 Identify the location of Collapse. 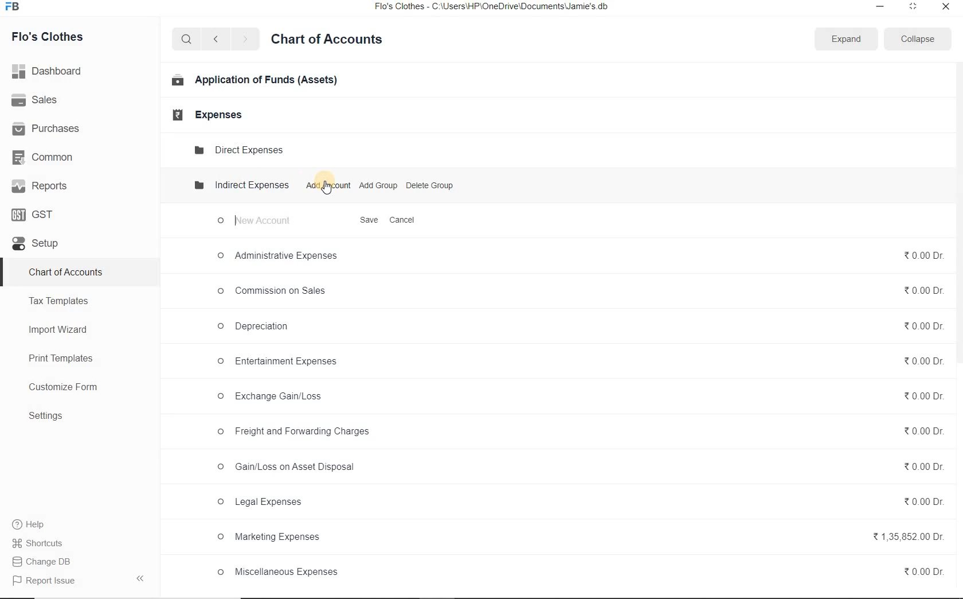
(918, 38).